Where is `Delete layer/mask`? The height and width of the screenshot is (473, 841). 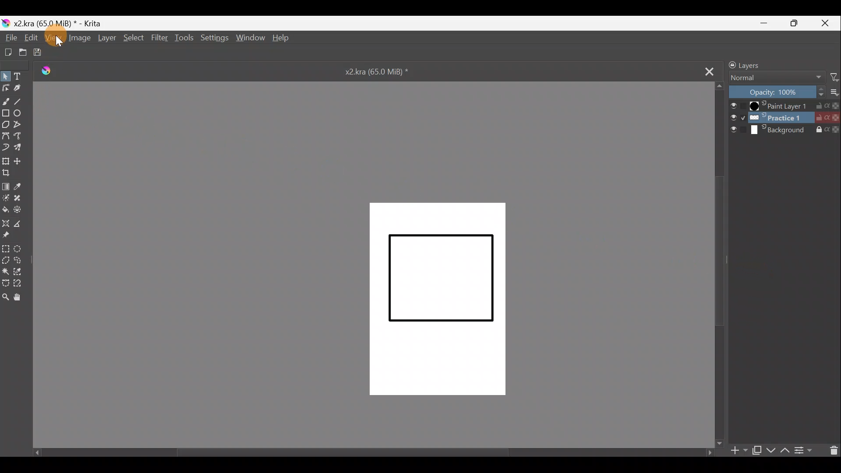 Delete layer/mask is located at coordinates (831, 450).